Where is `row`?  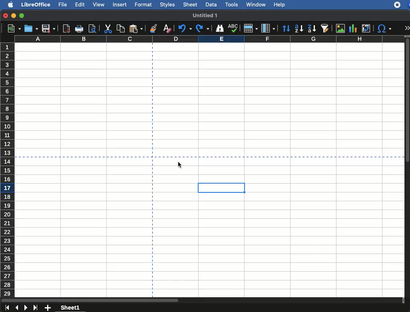 row is located at coordinates (251, 28).